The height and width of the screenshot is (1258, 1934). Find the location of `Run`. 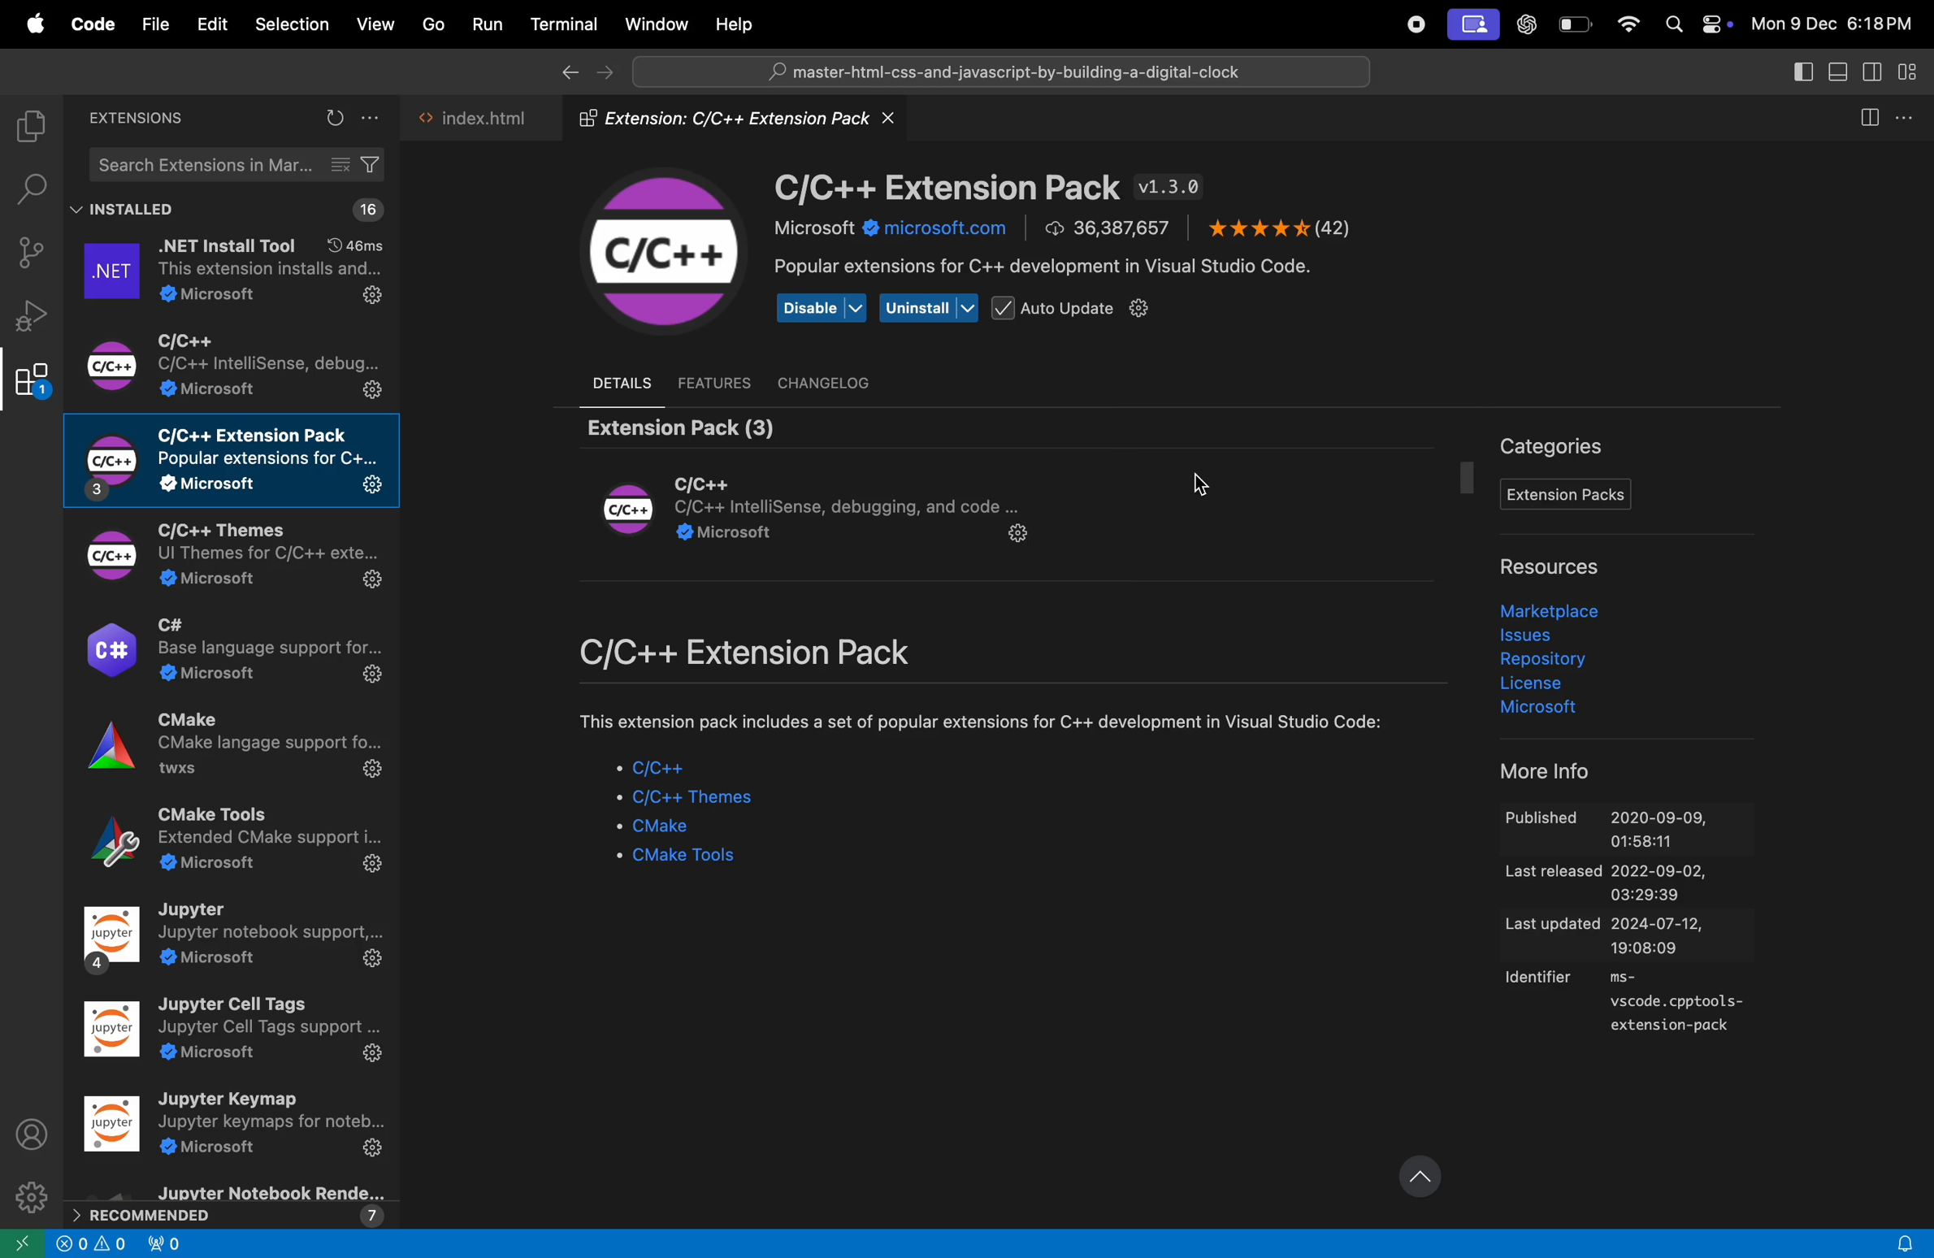

Run is located at coordinates (488, 24).